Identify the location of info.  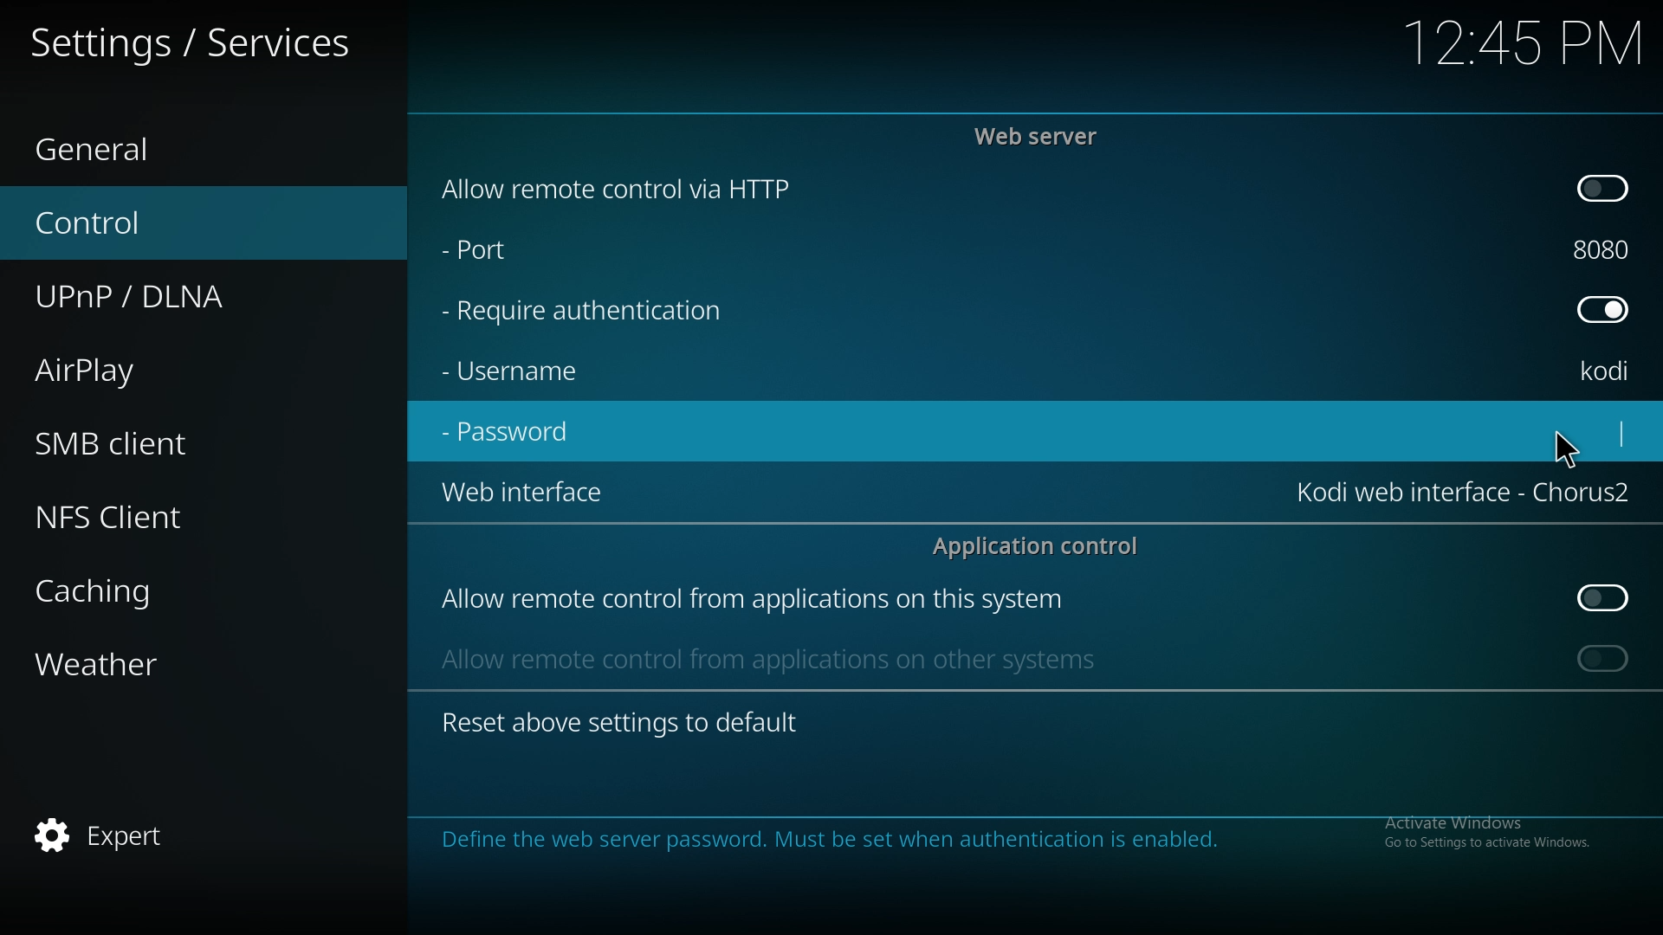
(1009, 840).